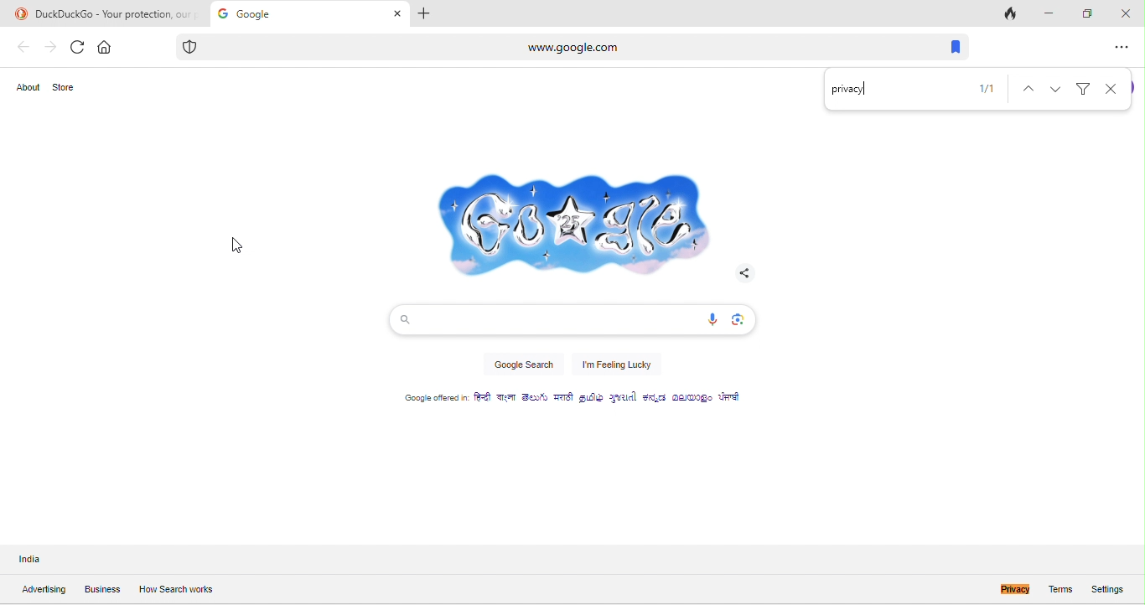 The height and width of the screenshot is (605, 1145). What do you see at coordinates (427, 13) in the screenshot?
I see `add tab` at bounding box center [427, 13].